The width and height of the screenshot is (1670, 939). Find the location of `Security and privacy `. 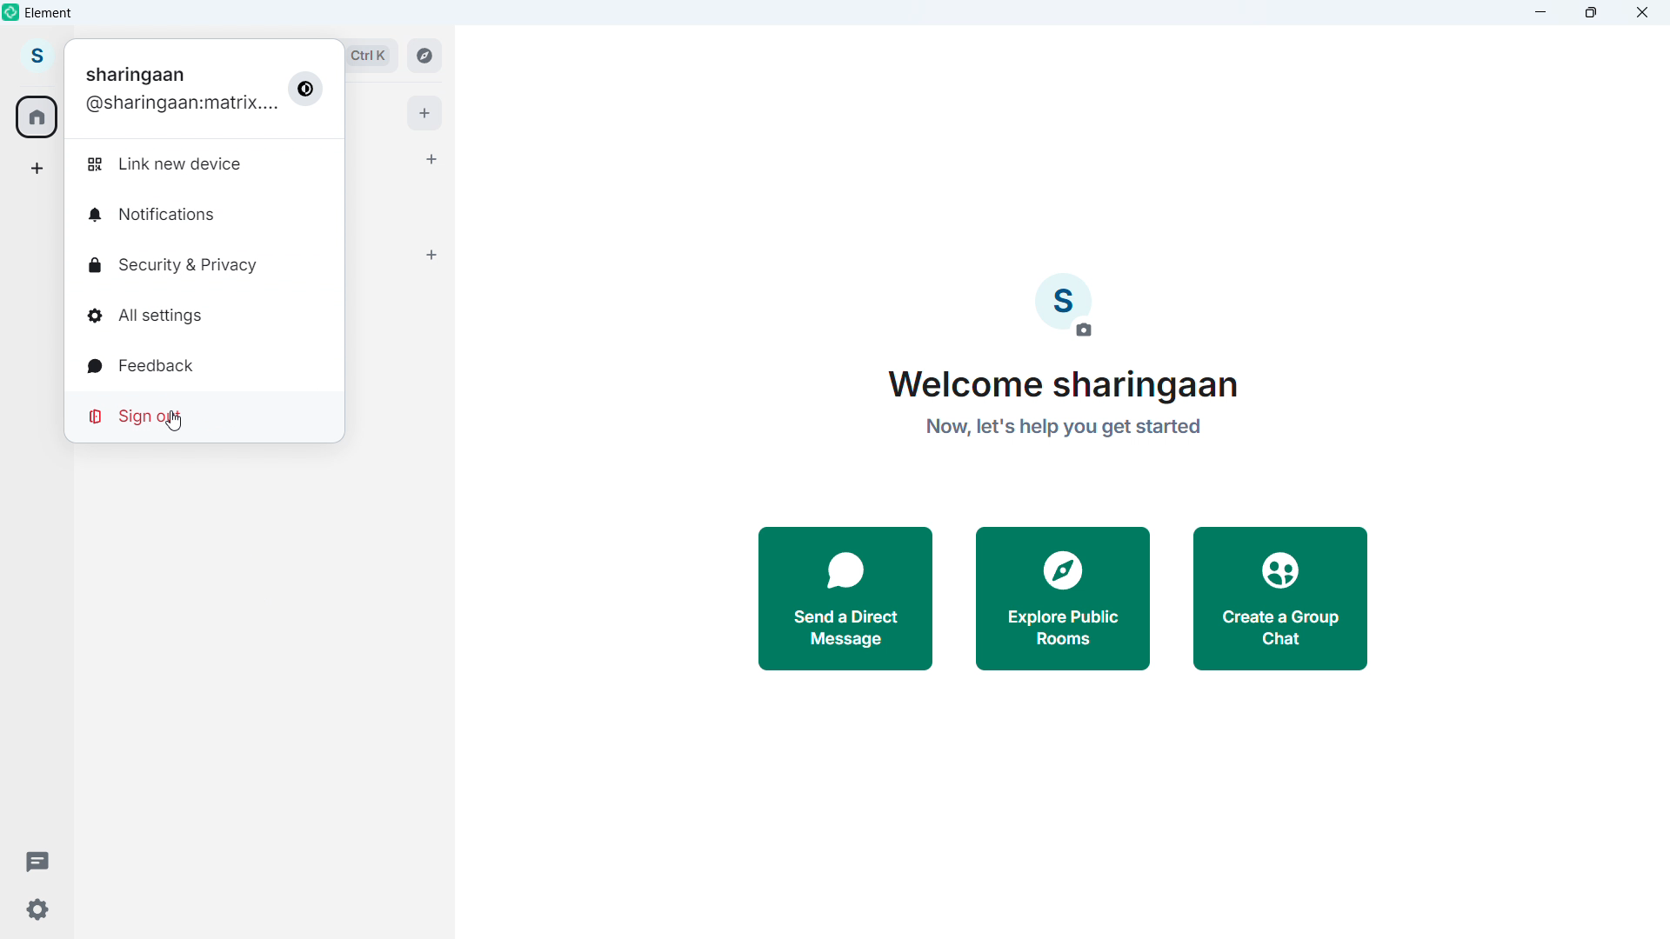

Security and privacy  is located at coordinates (176, 263).